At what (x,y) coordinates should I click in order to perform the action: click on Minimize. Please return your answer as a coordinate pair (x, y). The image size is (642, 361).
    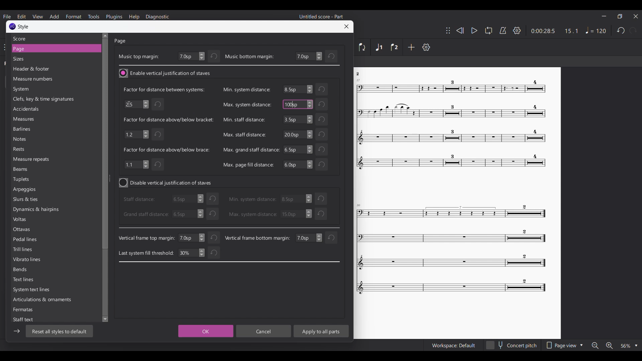
    Looking at the image, I should click on (604, 16).